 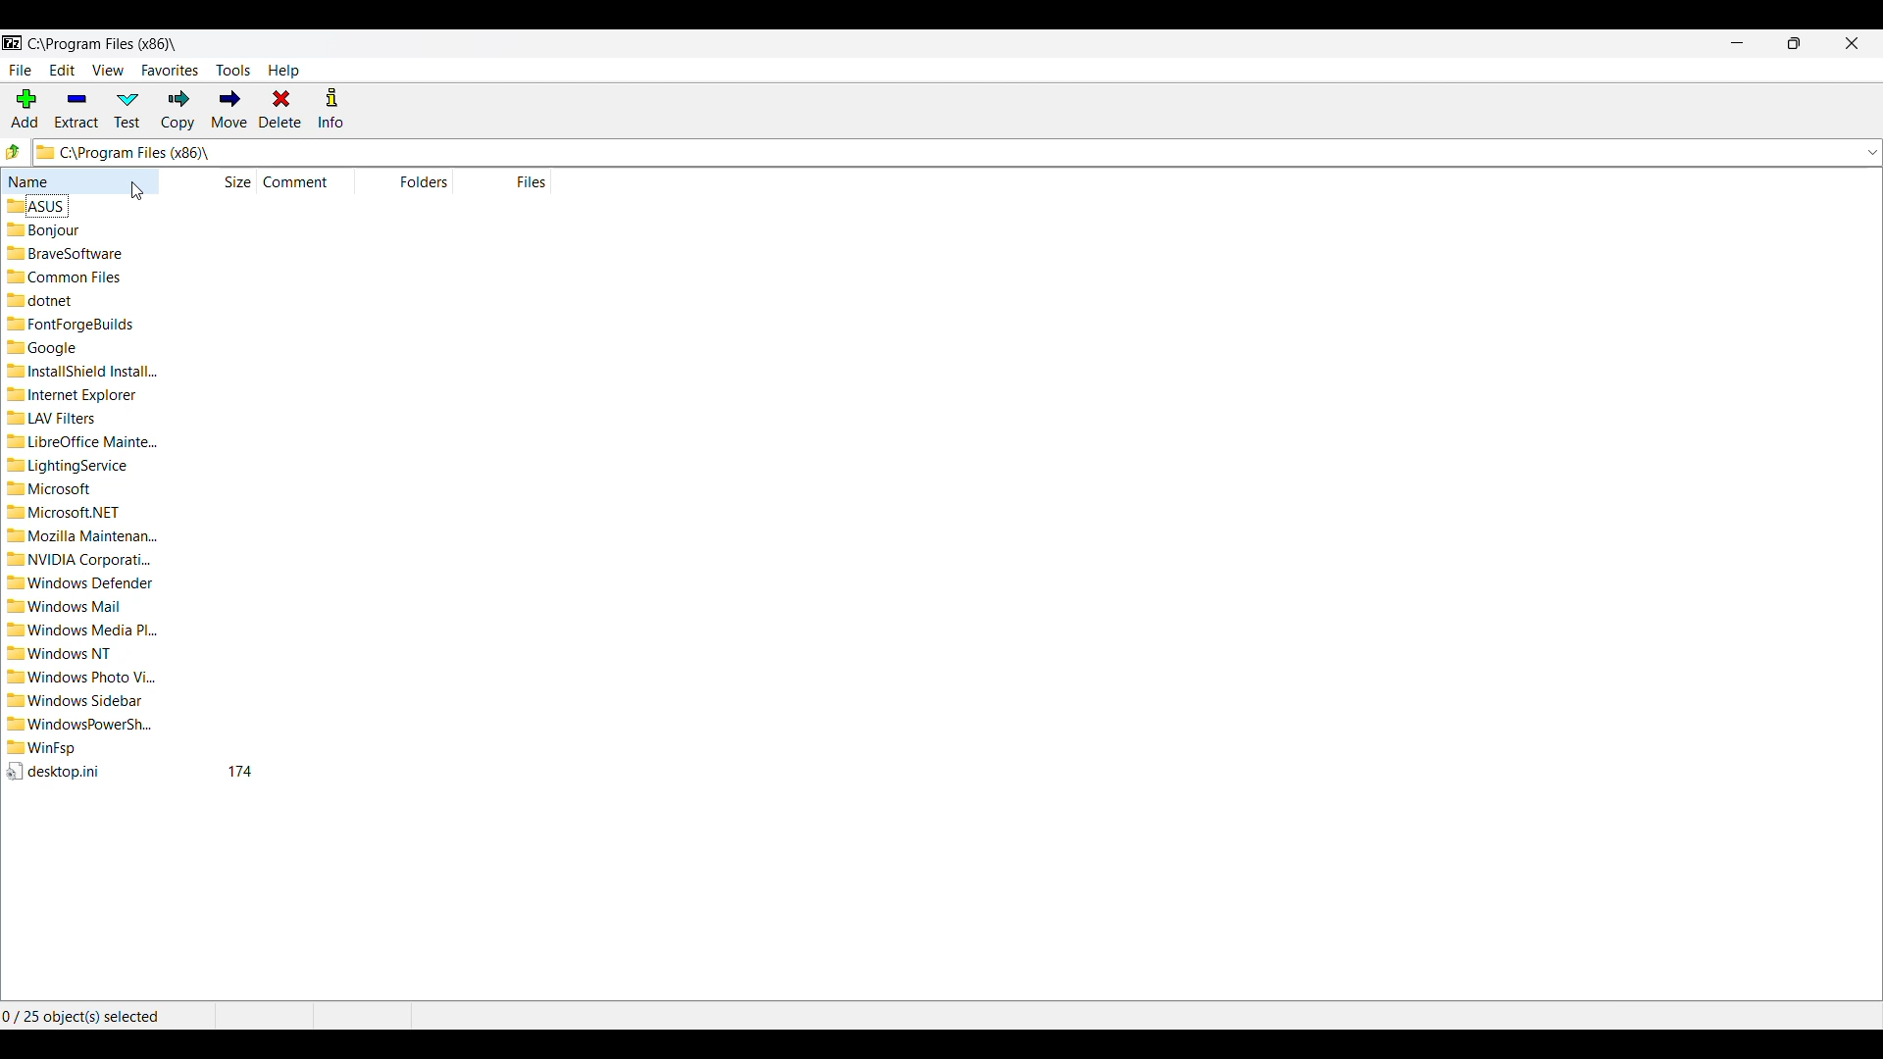 I want to click on Windows NT, so click(x=65, y=655).